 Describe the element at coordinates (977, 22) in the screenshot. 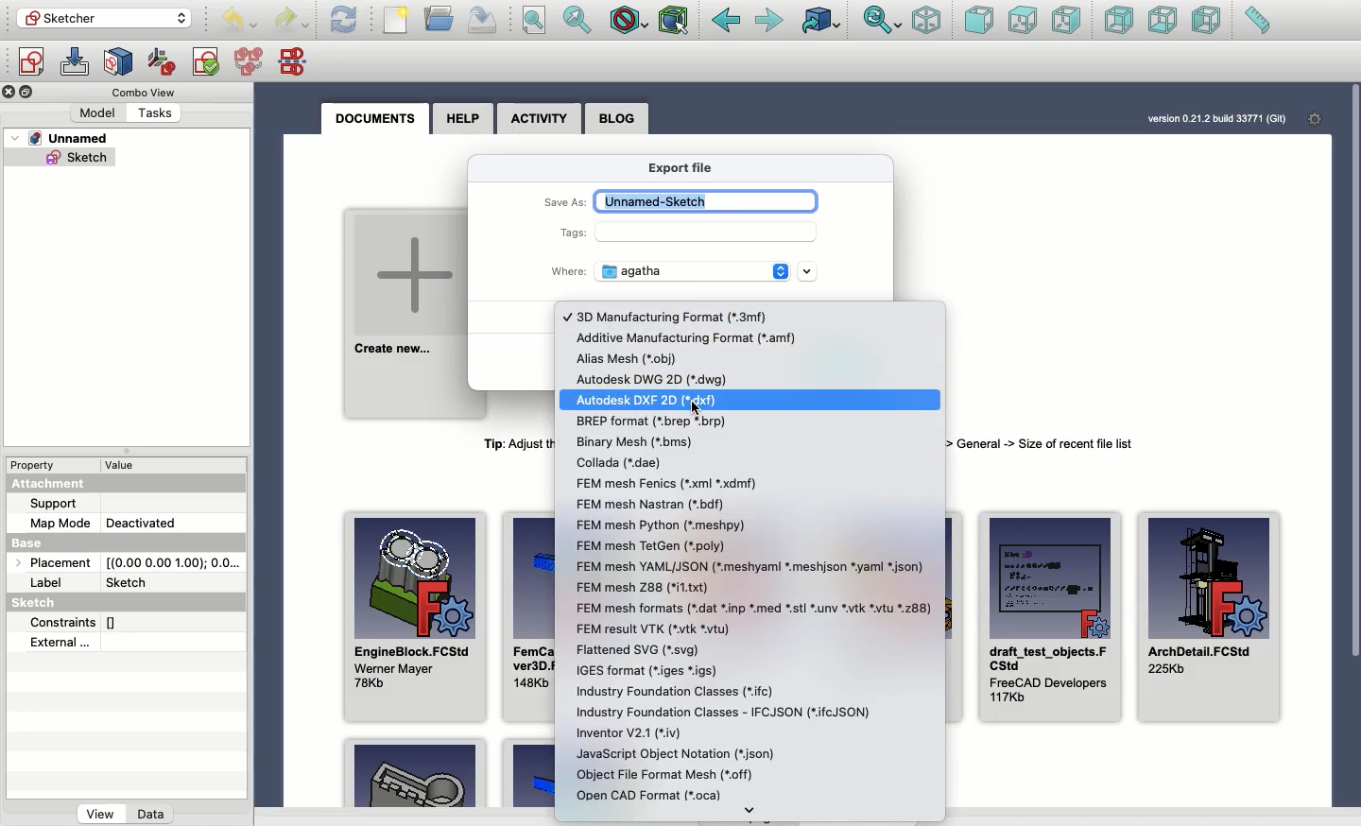

I see `Front` at that location.